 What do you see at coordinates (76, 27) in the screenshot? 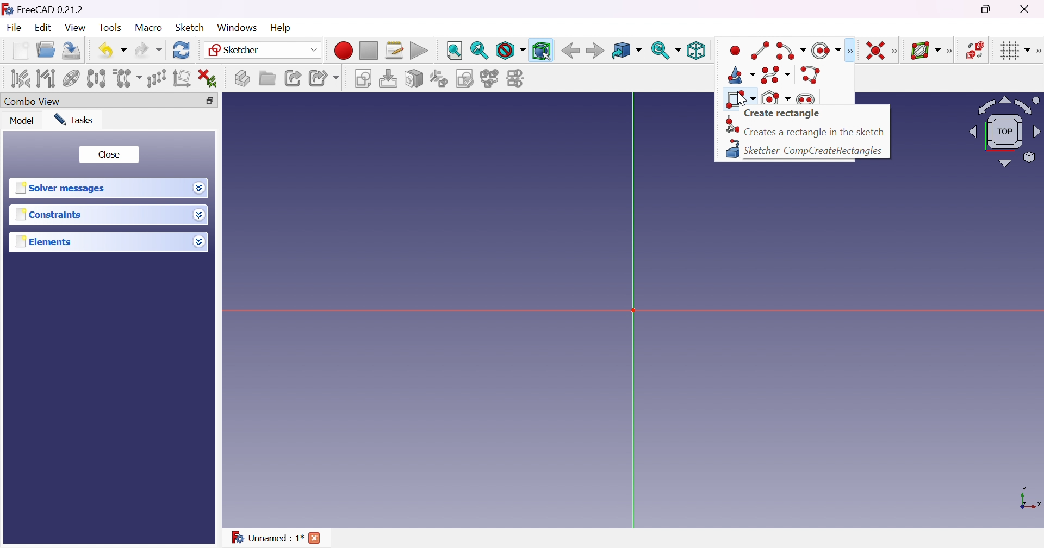
I see `View` at bounding box center [76, 27].